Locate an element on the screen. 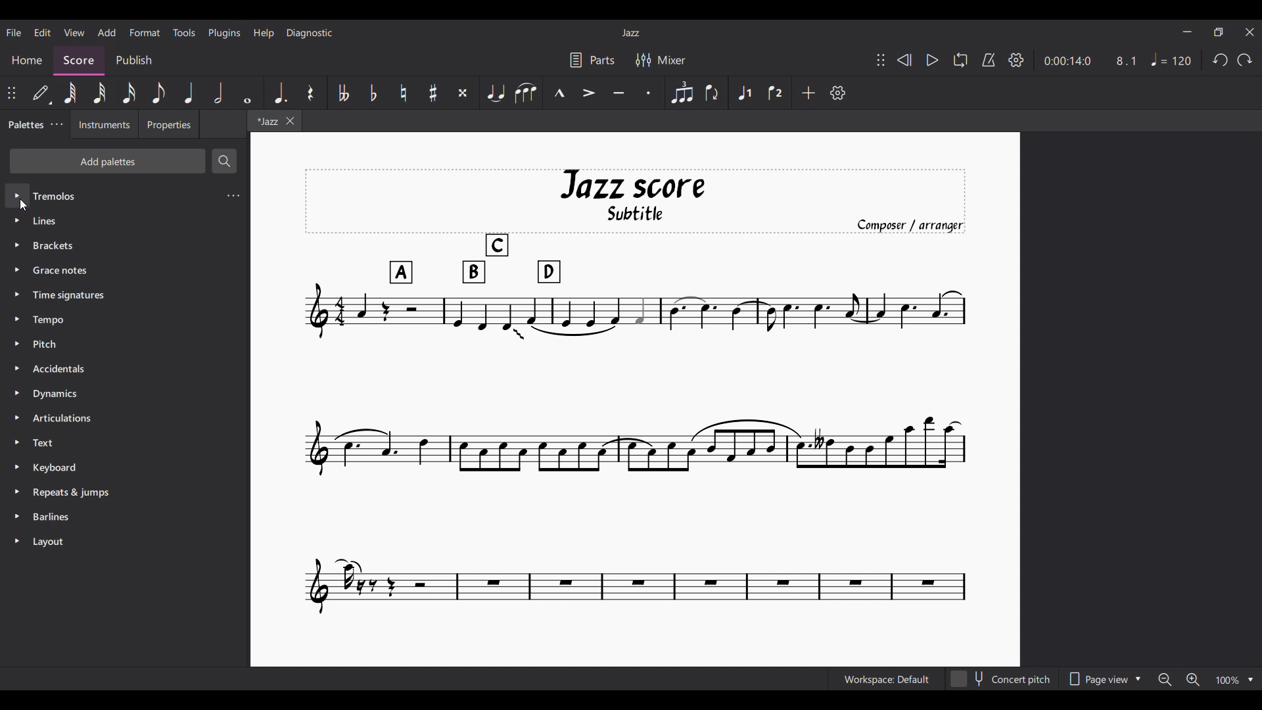  Time signature is located at coordinates (124, 295).